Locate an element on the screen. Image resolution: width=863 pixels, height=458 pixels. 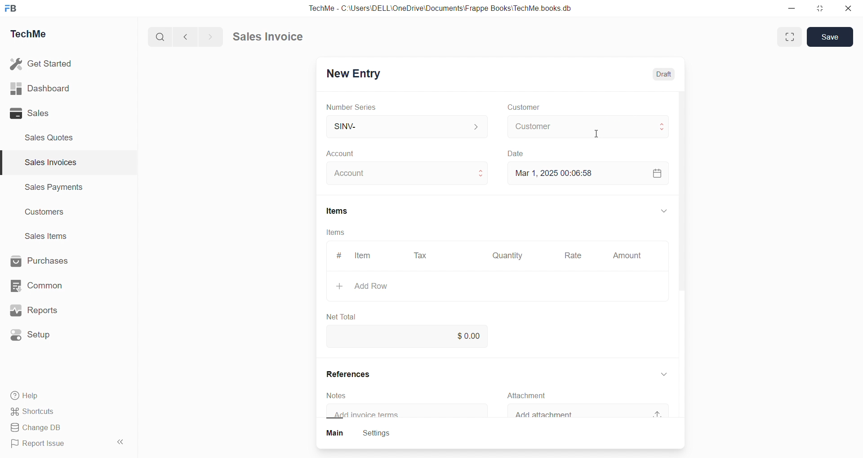
Customer
T is located at coordinates (585, 126).